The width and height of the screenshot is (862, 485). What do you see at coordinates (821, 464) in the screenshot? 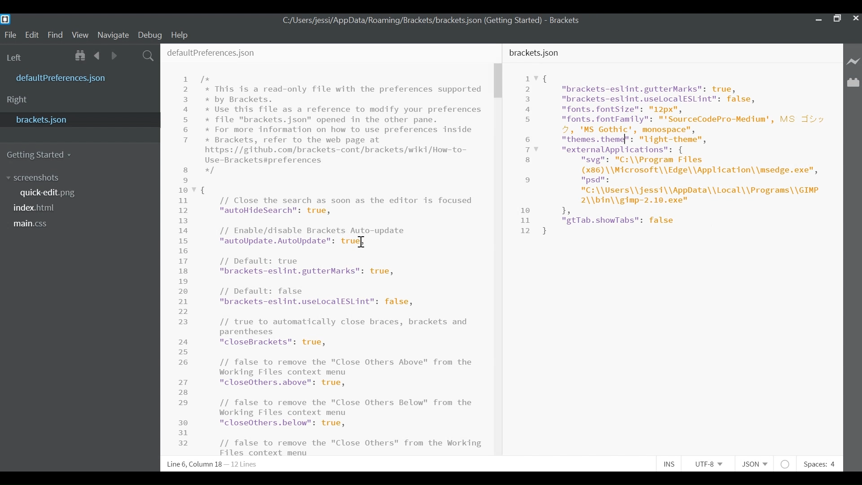
I see `Spaces` at bounding box center [821, 464].